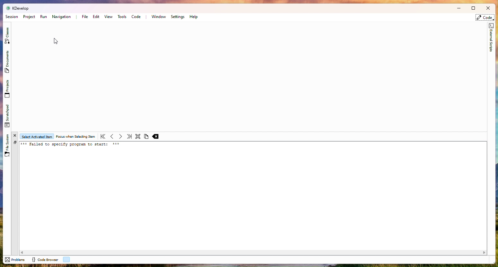 This screenshot has width=498, height=267. I want to click on cursor, so click(56, 41).